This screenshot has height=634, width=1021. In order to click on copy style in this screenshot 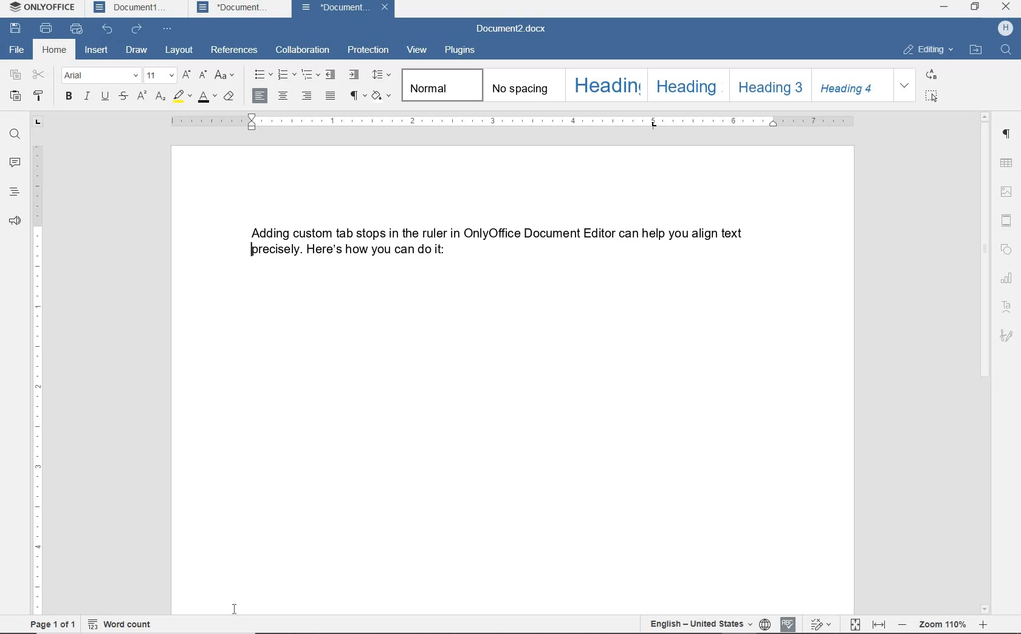, I will do `click(37, 96)`.